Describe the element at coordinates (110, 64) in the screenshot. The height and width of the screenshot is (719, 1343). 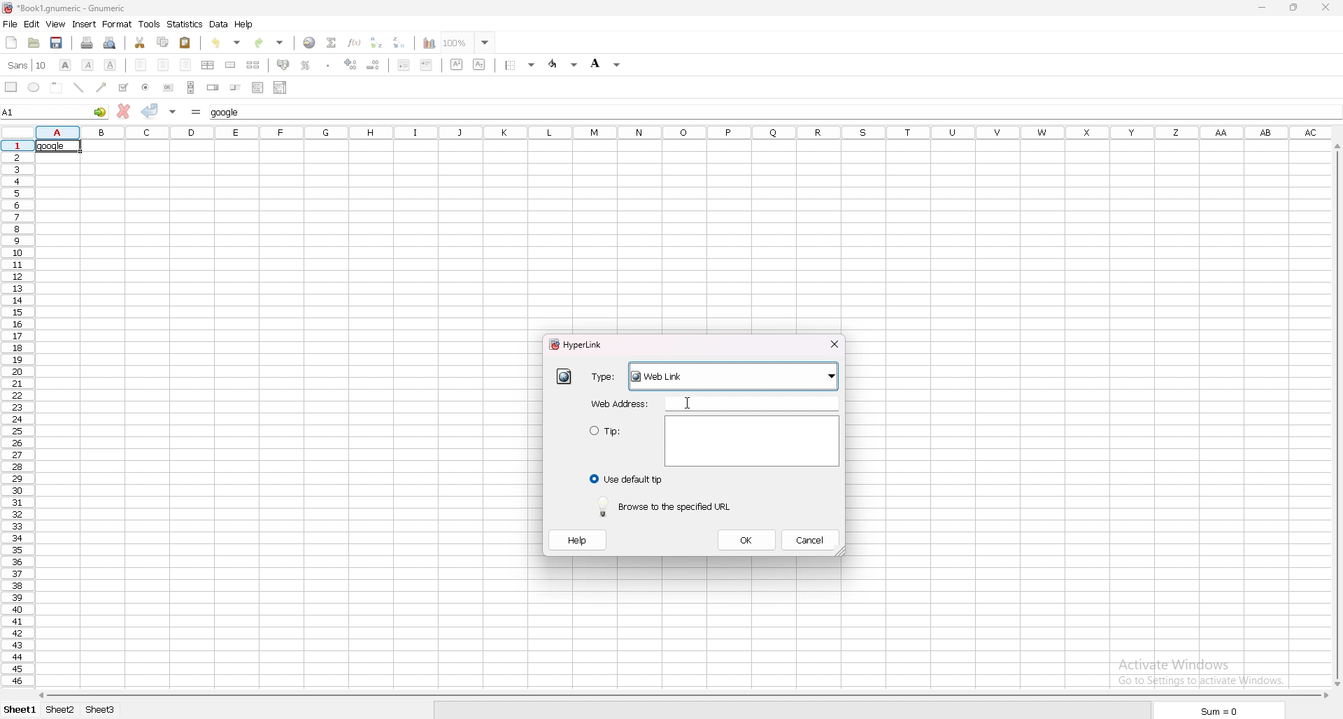
I see `underline` at that location.